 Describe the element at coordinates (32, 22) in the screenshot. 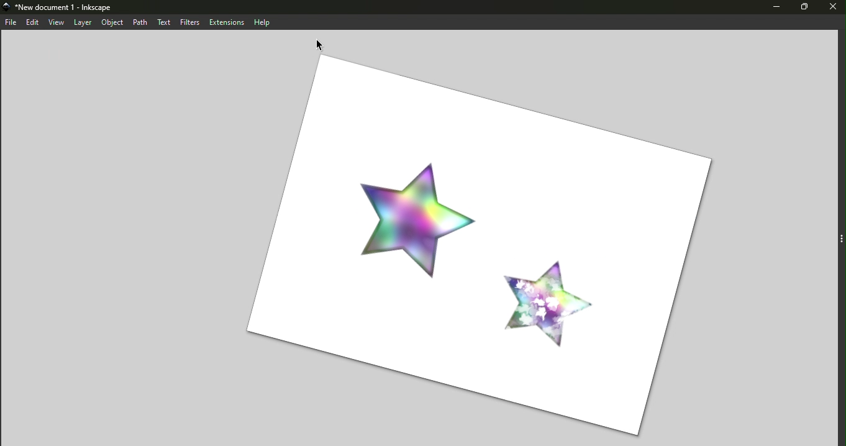

I see `Edit` at that location.